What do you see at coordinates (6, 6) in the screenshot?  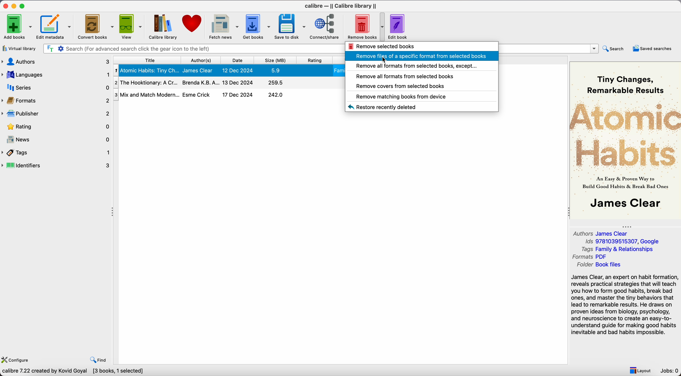 I see `close program` at bounding box center [6, 6].